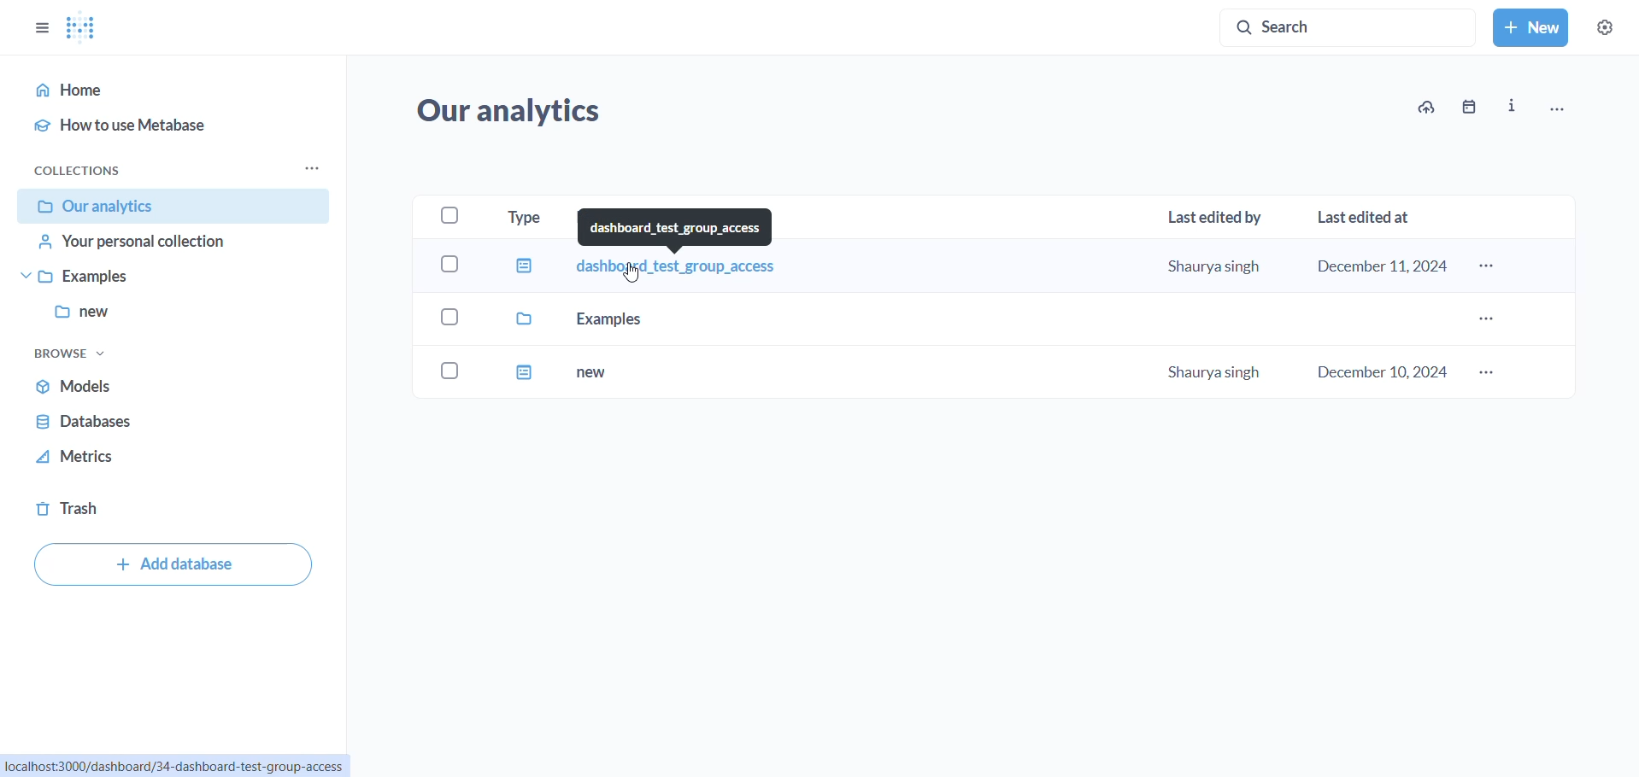  I want to click on upload, so click(1431, 110).